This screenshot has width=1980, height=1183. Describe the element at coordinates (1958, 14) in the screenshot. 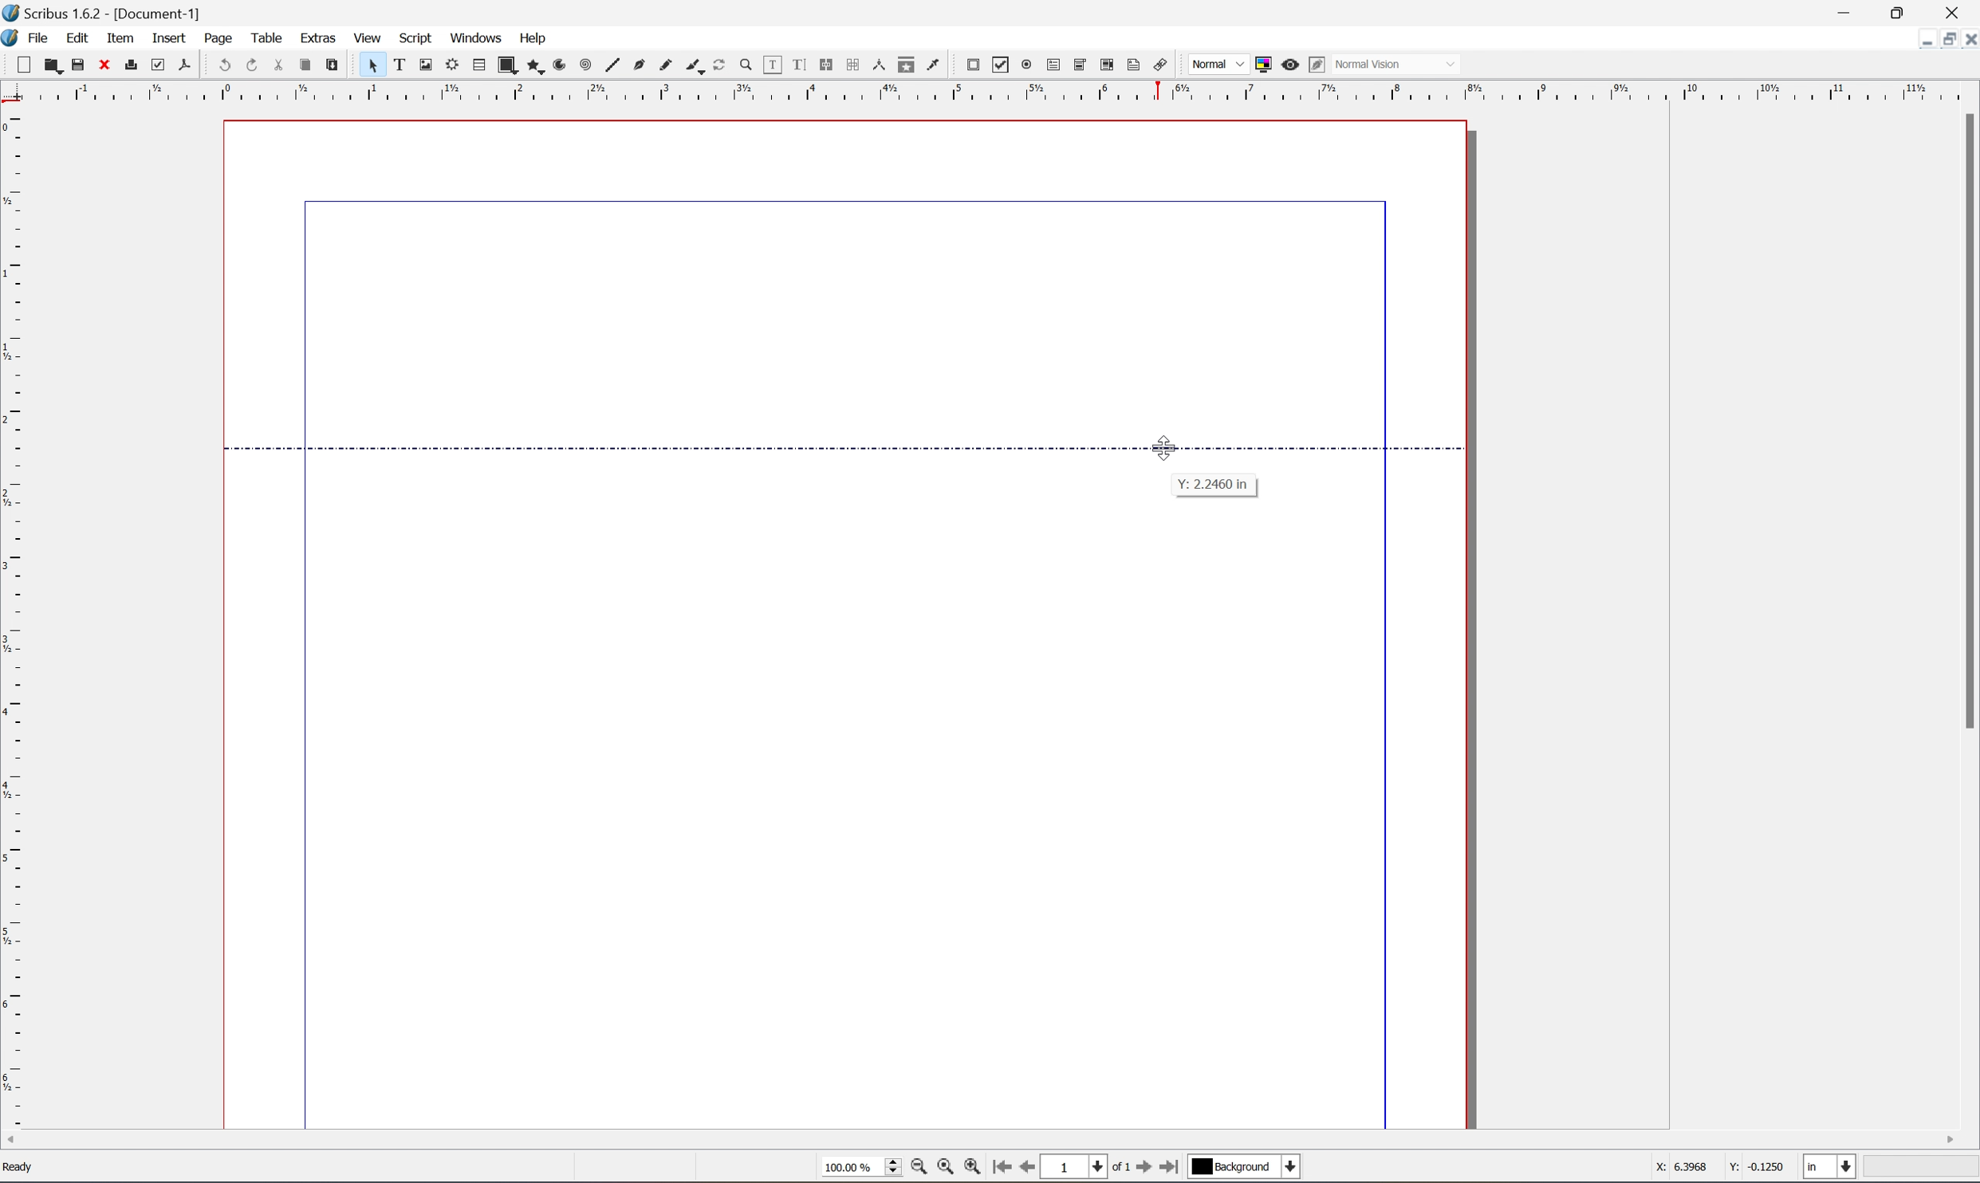

I see `close` at that location.